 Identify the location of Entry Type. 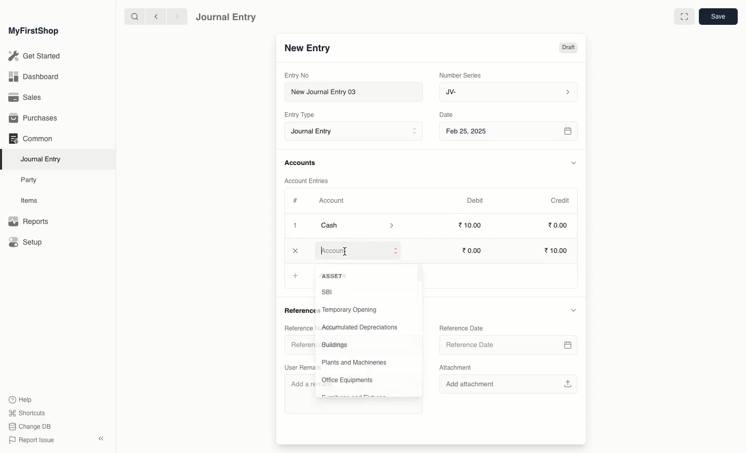
(303, 115).